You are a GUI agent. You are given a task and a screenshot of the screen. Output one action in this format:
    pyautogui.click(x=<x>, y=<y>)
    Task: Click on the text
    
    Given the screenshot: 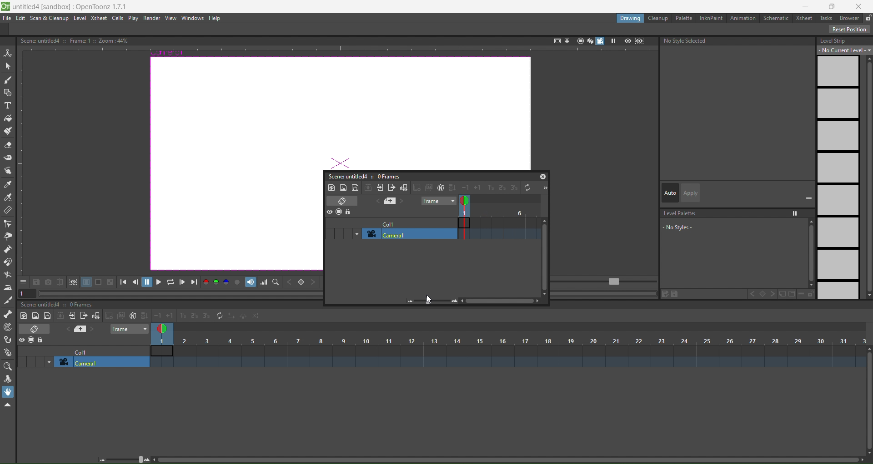 What is the action you would take?
    pyautogui.click(x=74, y=40)
    